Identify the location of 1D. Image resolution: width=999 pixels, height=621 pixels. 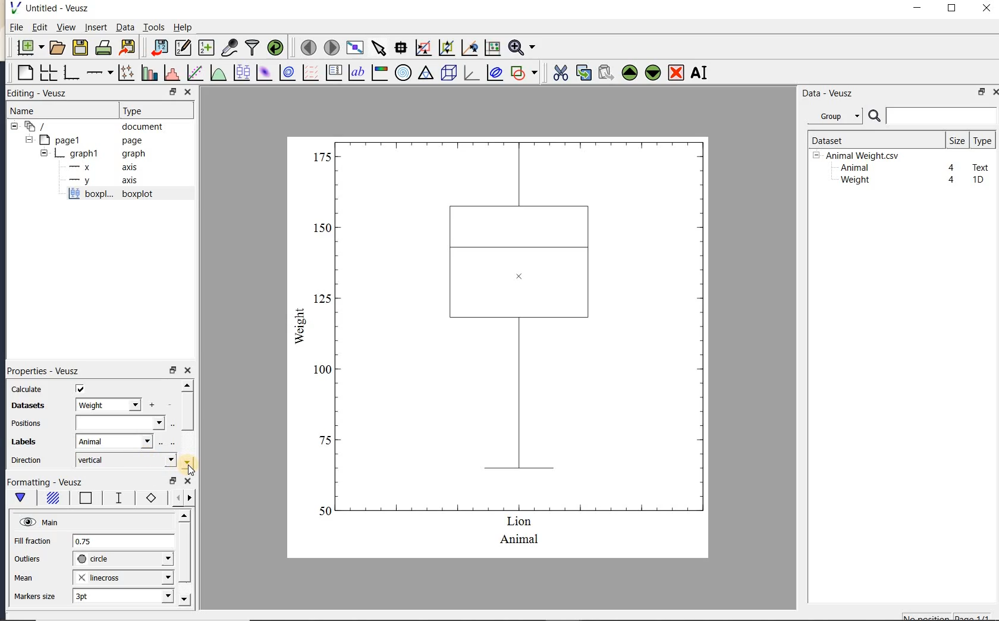
(978, 180).